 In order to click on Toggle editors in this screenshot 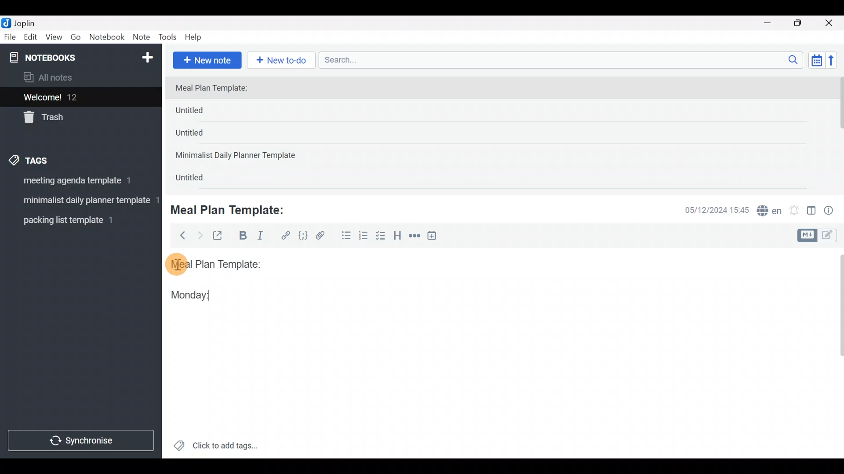, I will do `click(819, 234)`.